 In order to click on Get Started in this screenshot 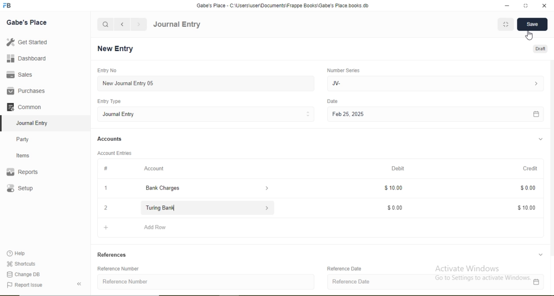, I will do `click(26, 42)`.